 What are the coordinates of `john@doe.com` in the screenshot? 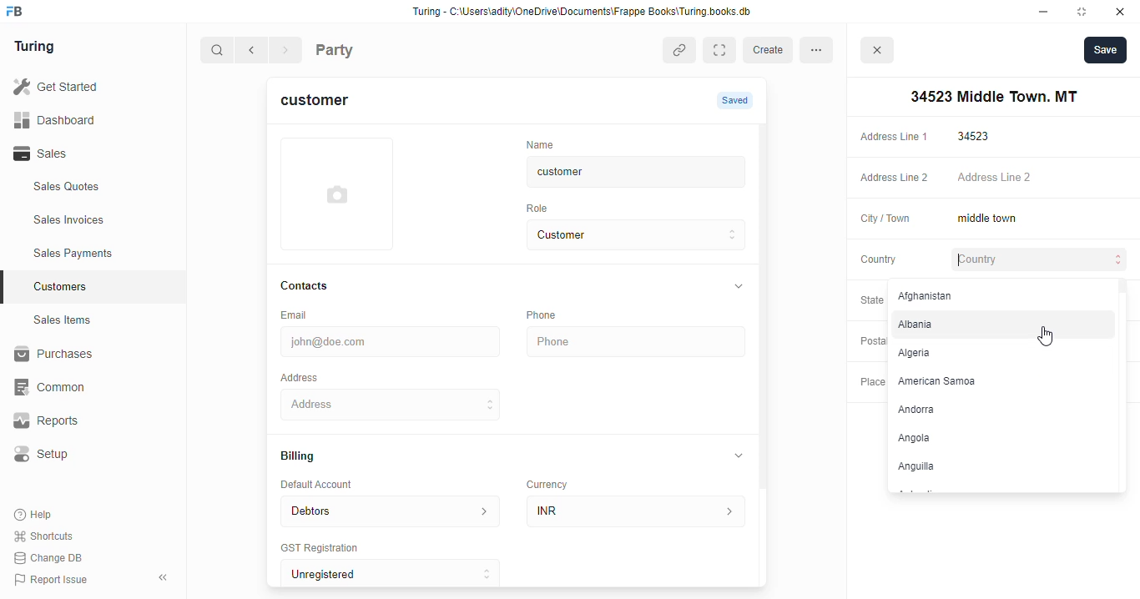 It's located at (393, 340).